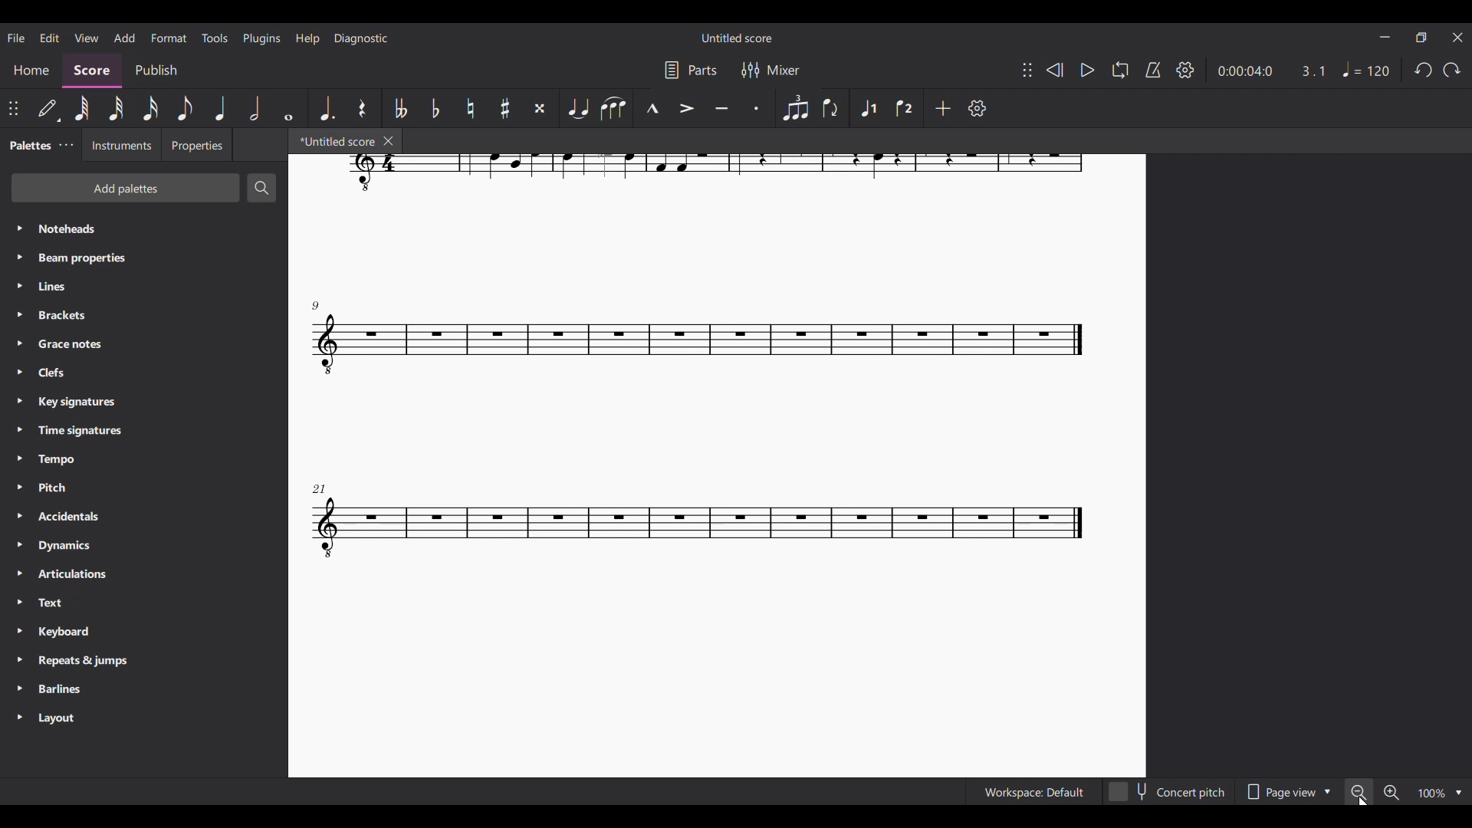  I want to click on Rewind, so click(1055, 71).